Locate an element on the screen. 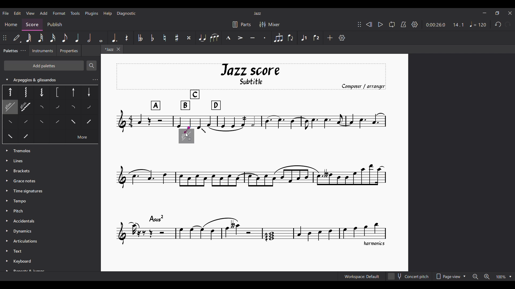 The height and width of the screenshot is (289, 515). Plate 4 is located at coordinates (57, 93).